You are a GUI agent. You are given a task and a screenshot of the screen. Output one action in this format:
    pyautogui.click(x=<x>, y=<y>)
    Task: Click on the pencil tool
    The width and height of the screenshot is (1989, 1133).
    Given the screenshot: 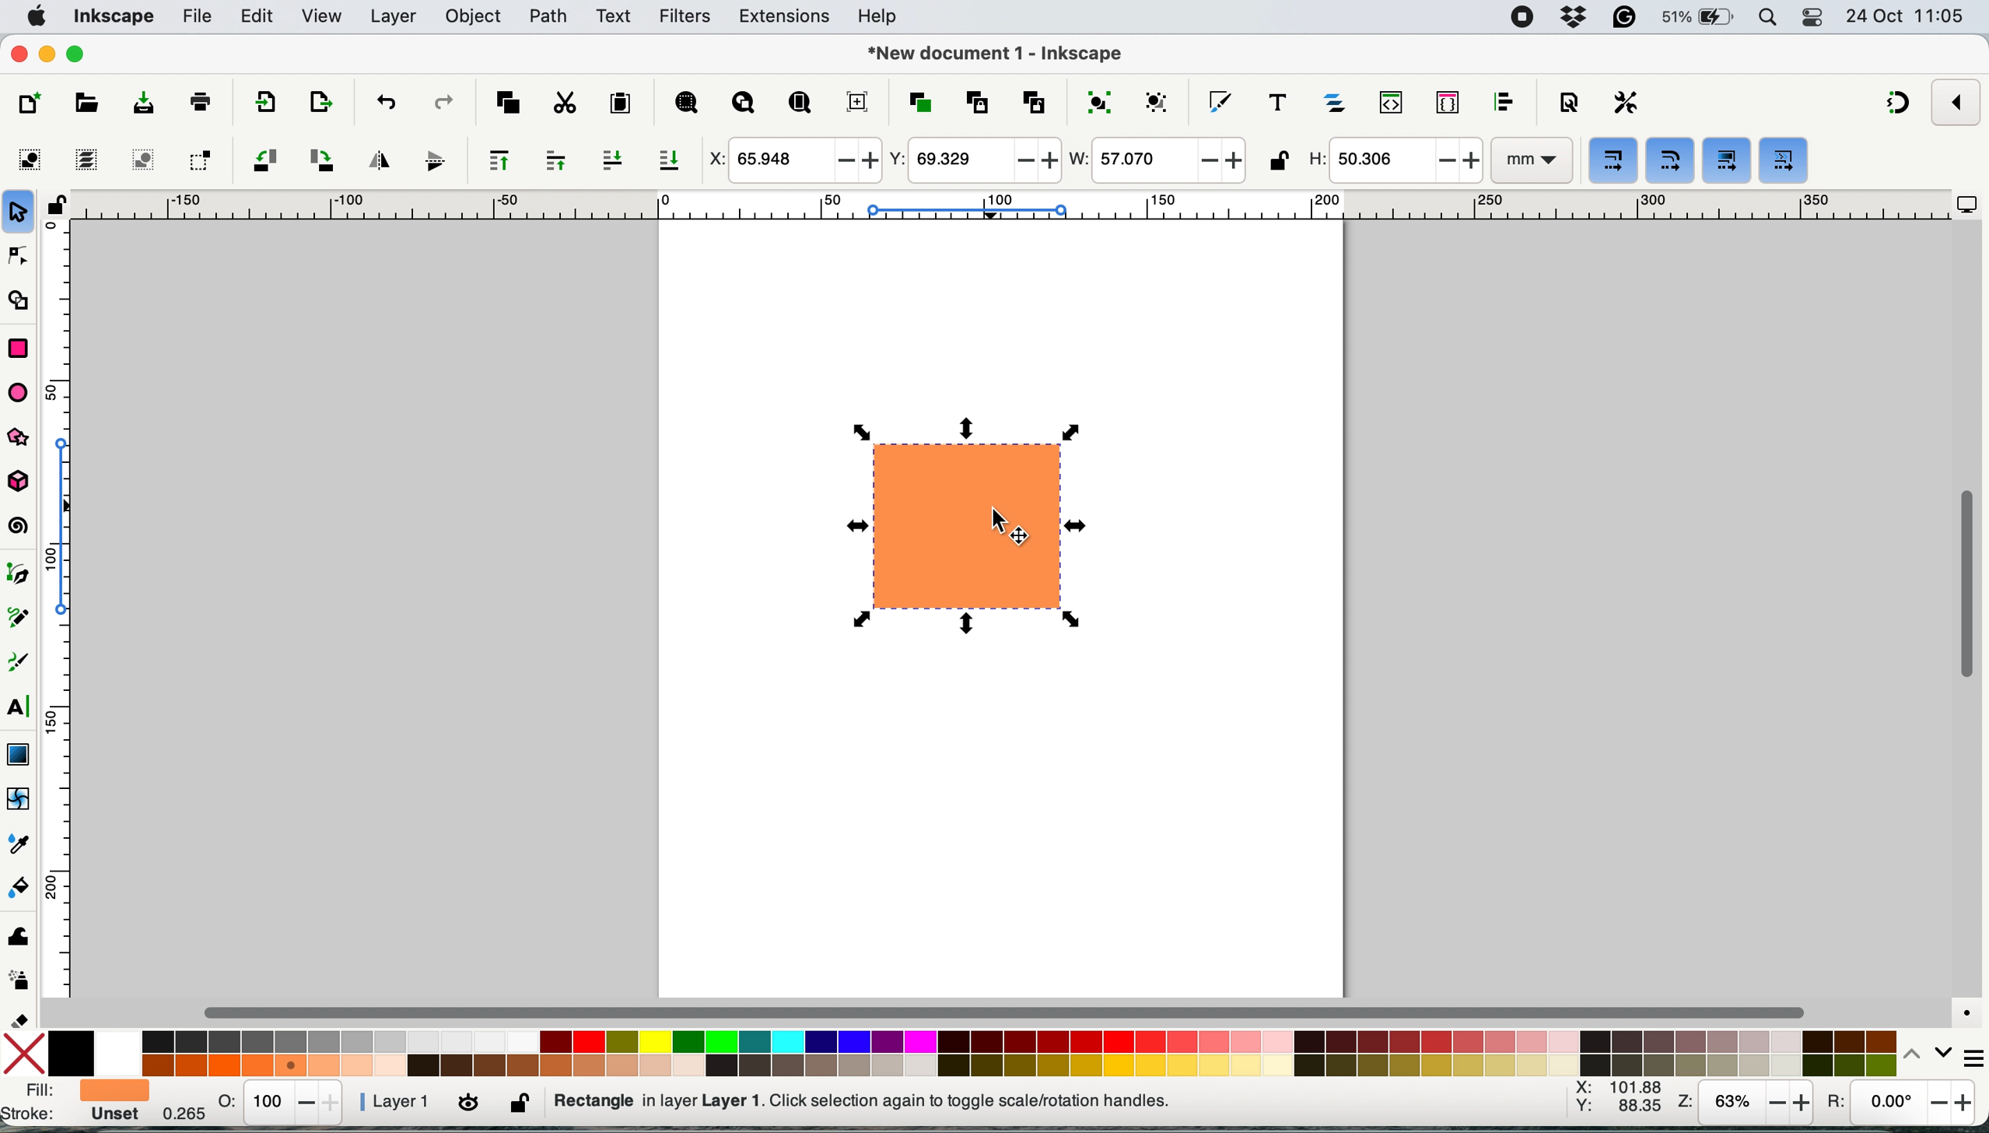 What is the action you would take?
    pyautogui.click(x=24, y=622)
    